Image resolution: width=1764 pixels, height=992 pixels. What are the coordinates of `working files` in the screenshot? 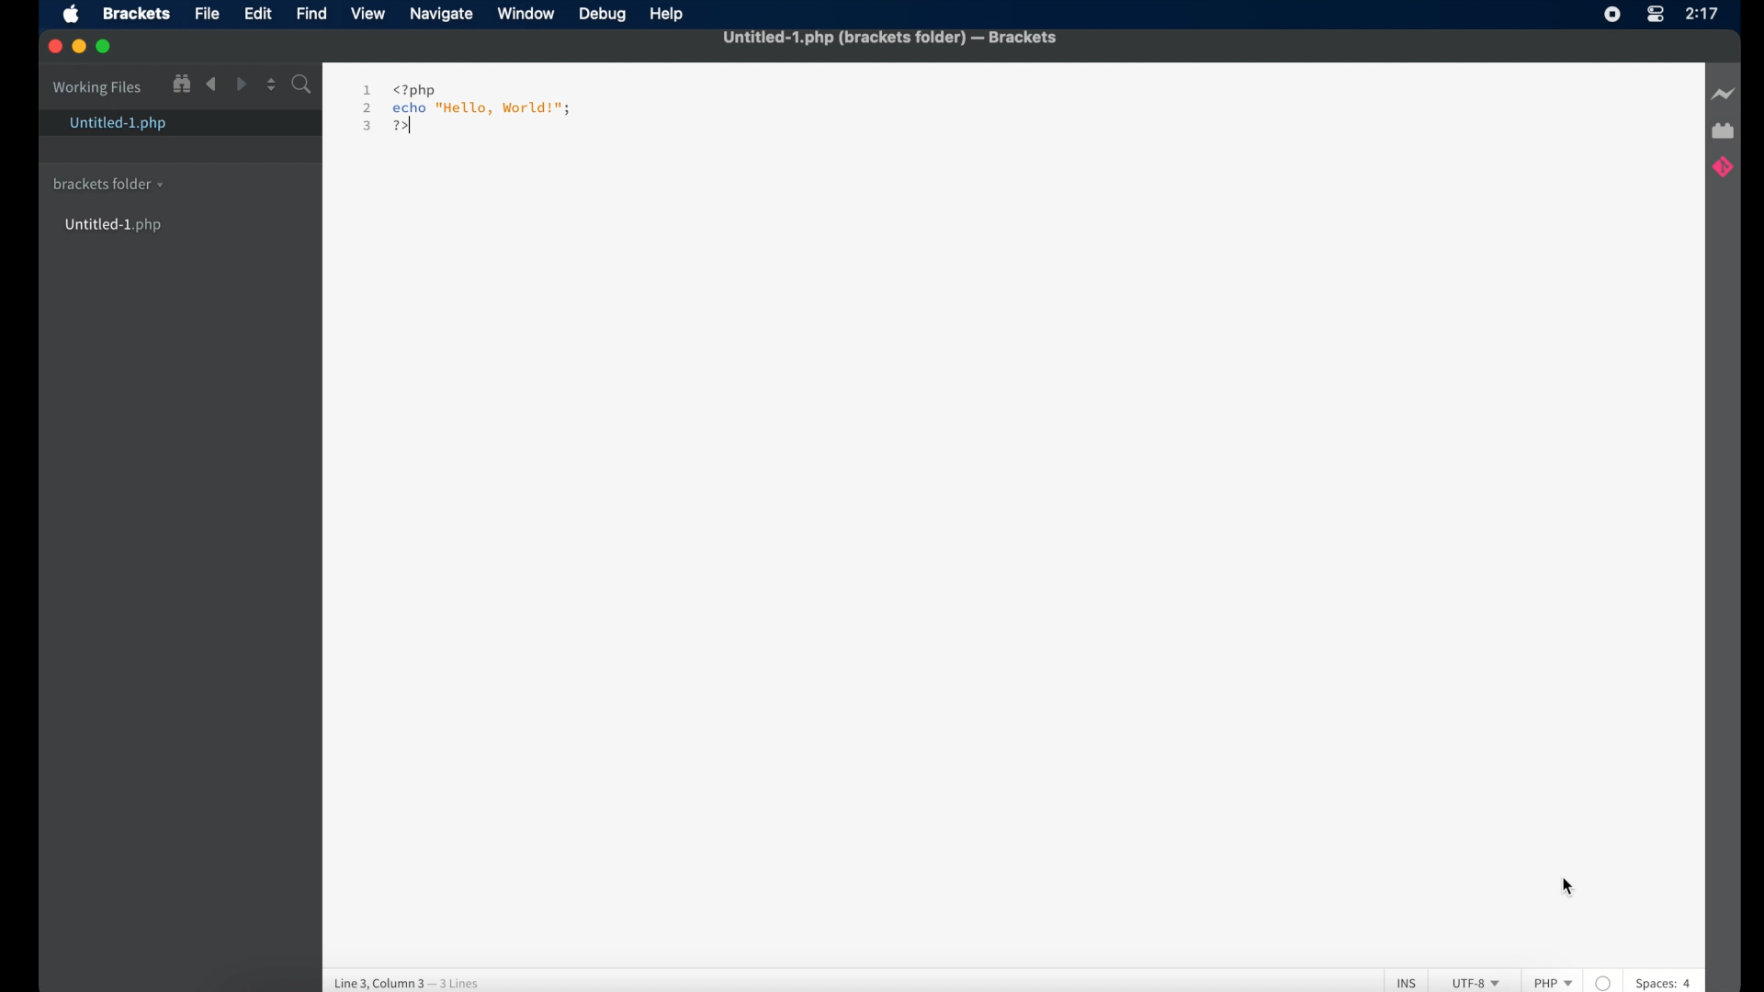 It's located at (98, 89).